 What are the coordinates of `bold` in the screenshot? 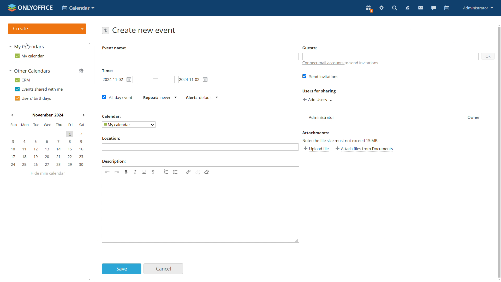 It's located at (127, 172).